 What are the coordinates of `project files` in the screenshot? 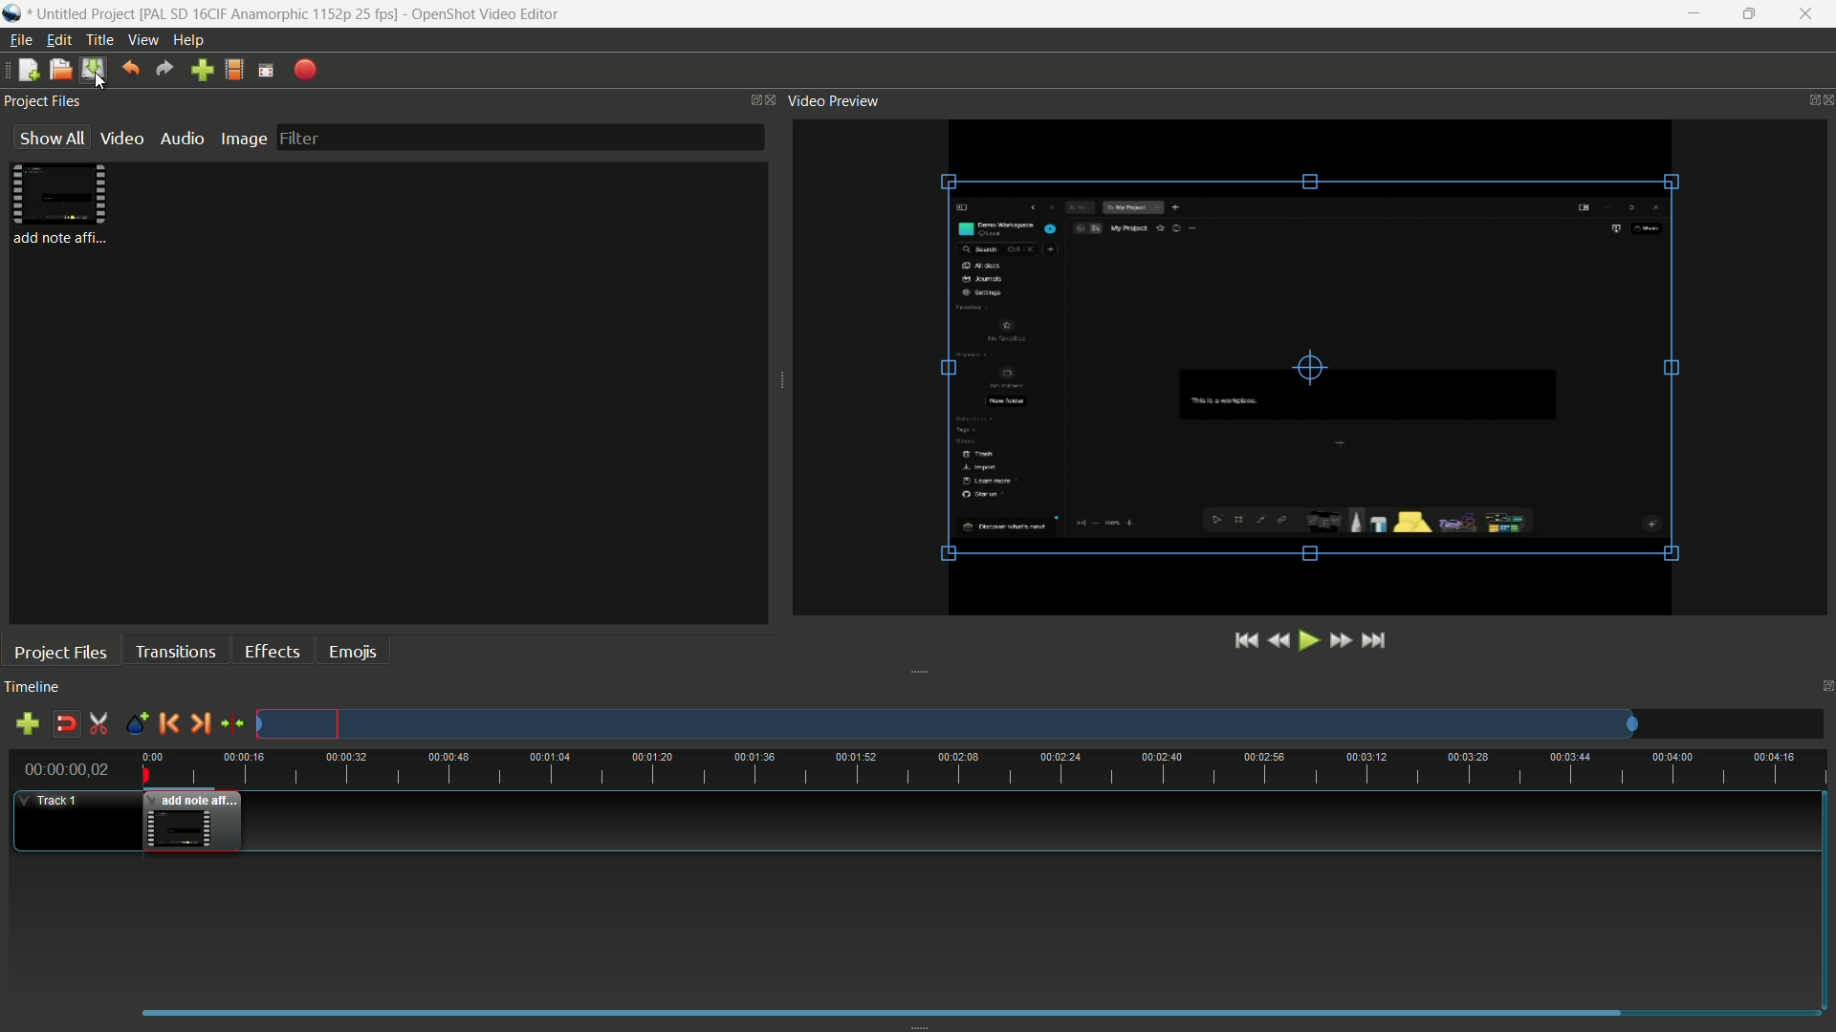 It's located at (60, 653).